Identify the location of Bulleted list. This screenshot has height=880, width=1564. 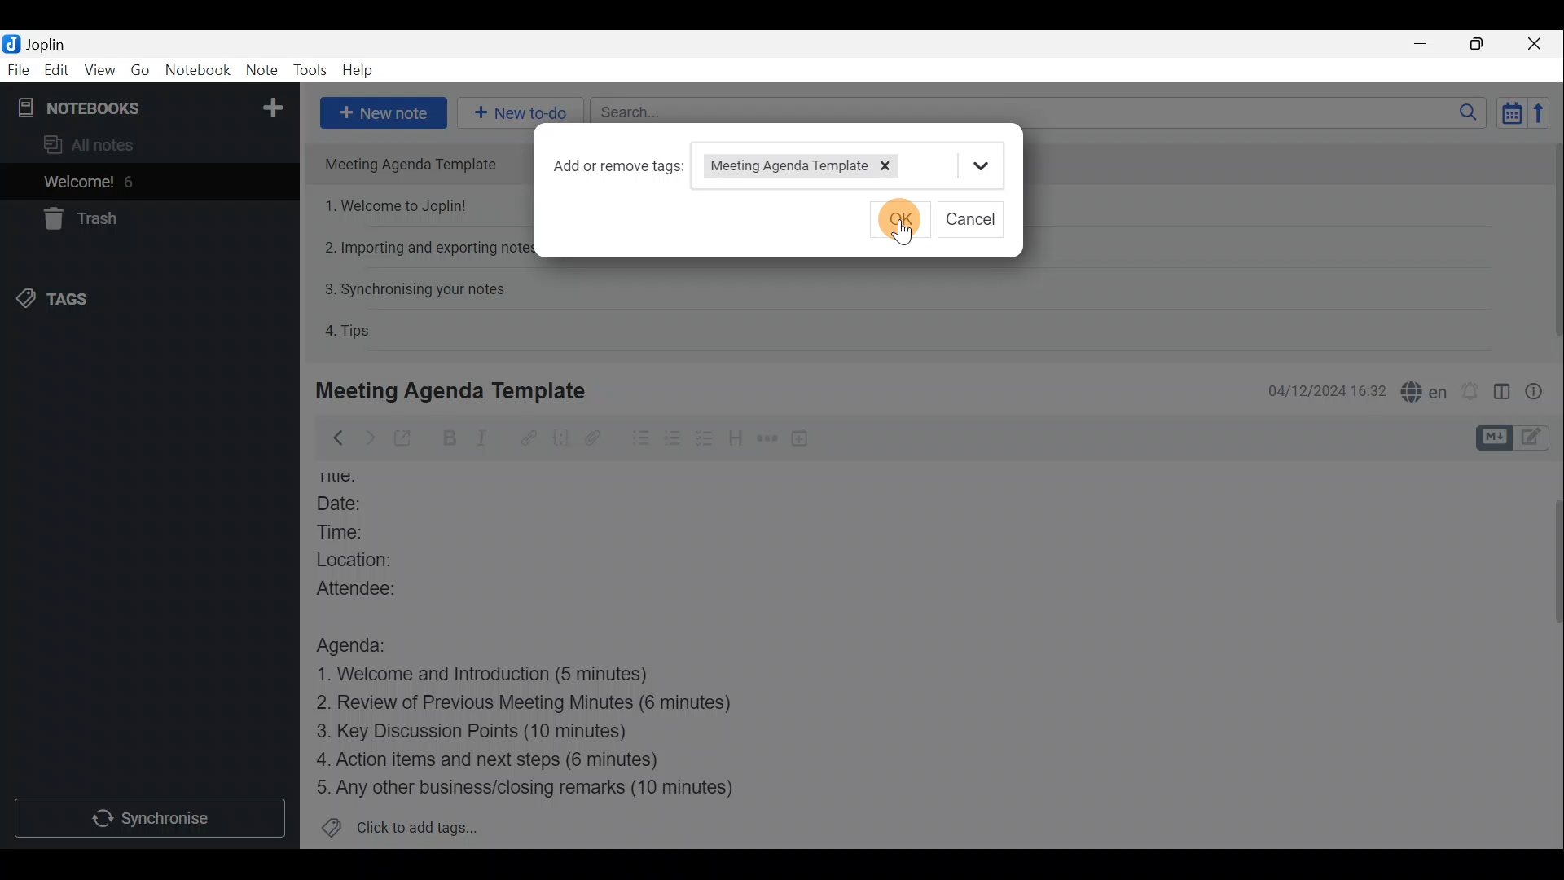
(639, 438).